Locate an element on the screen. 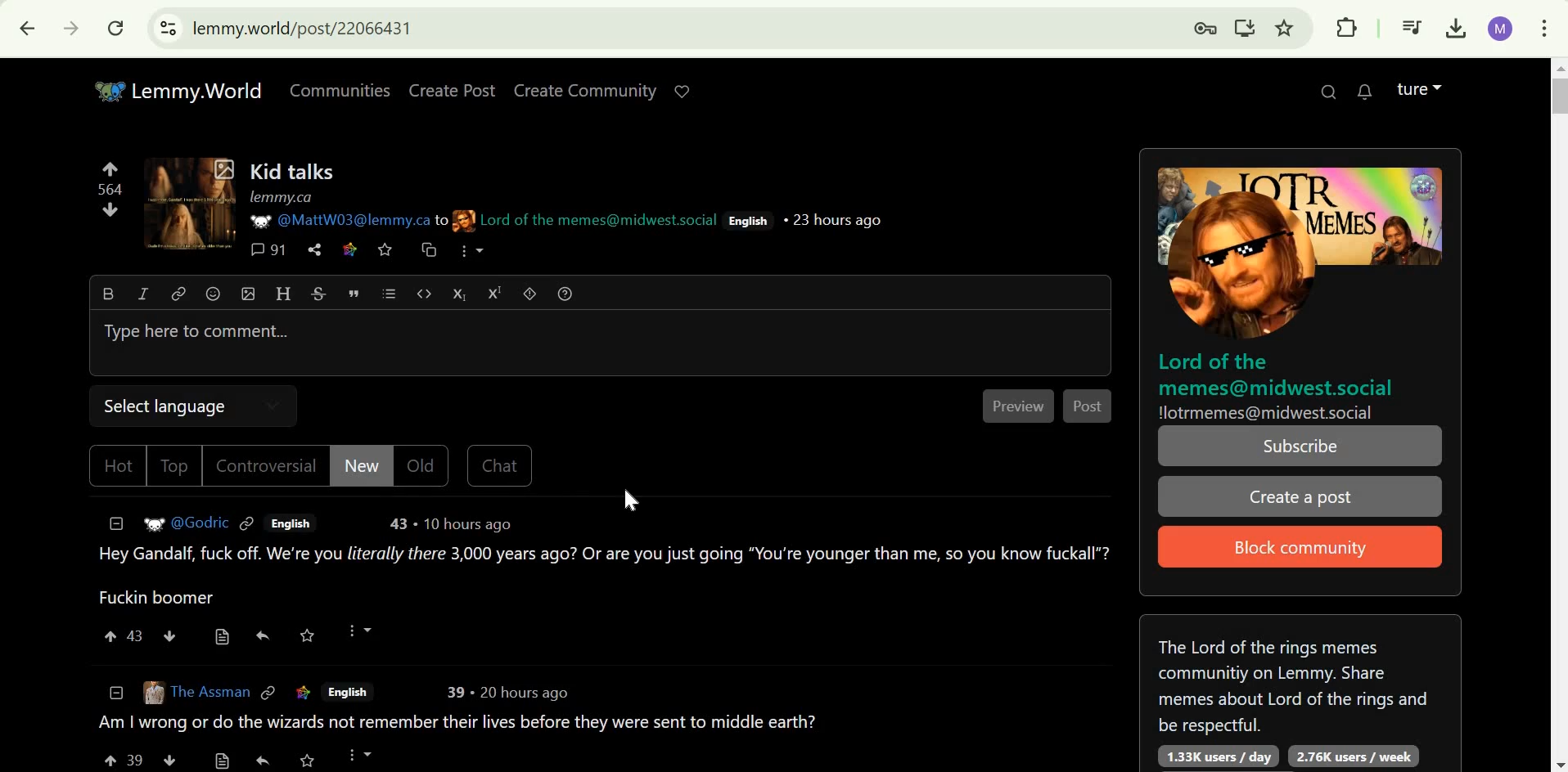 The image size is (1568, 772). english is located at coordinates (750, 221).